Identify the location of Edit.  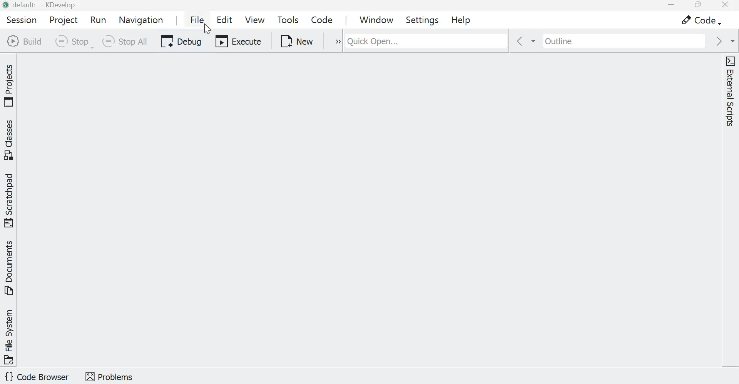
(226, 21).